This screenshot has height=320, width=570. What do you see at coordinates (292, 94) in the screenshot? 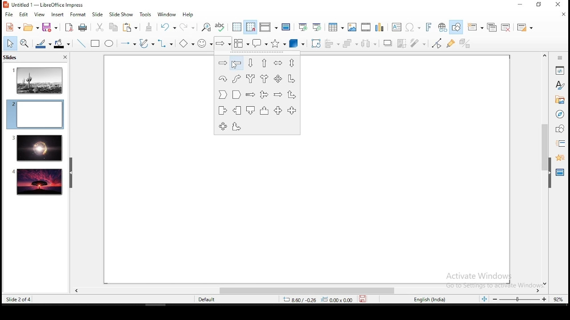
I see `up and right arrow` at bounding box center [292, 94].